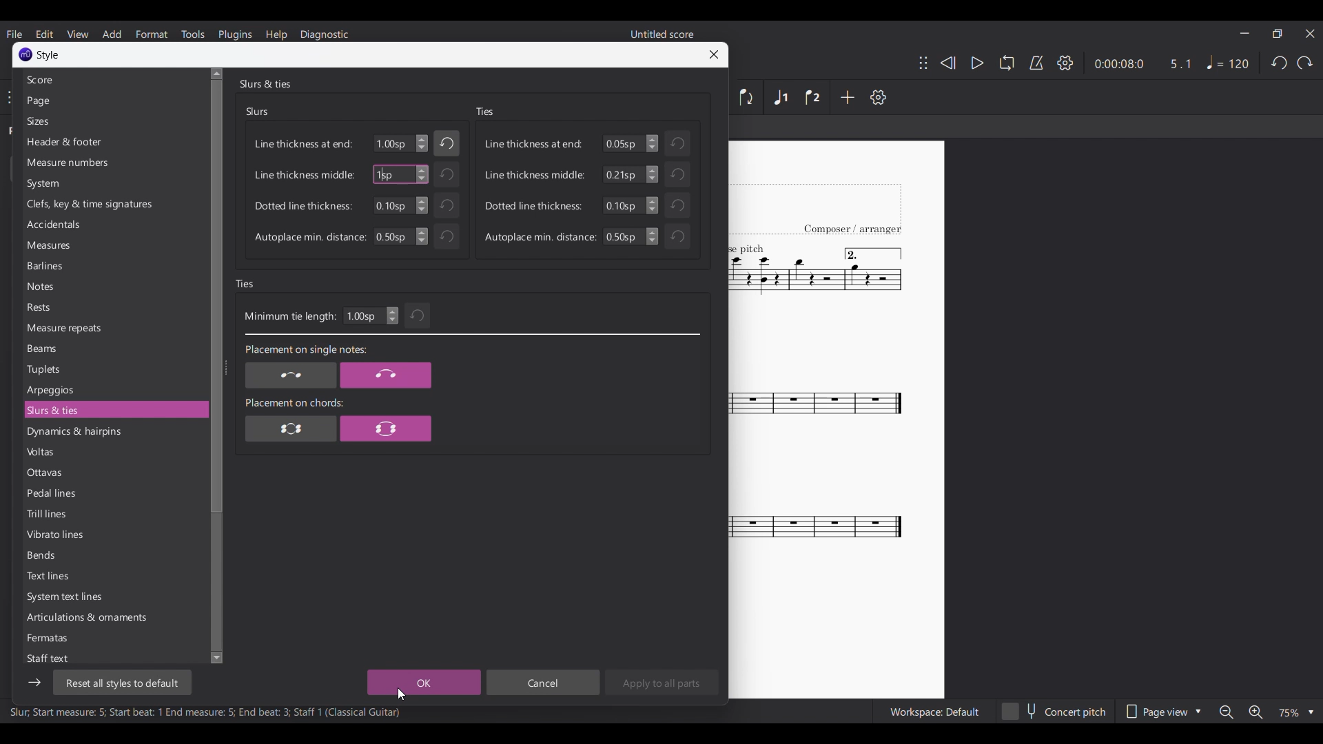 This screenshot has height=744, width=1323. What do you see at coordinates (623, 205) in the screenshot?
I see `Input dotted line thinkness` at bounding box center [623, 205].